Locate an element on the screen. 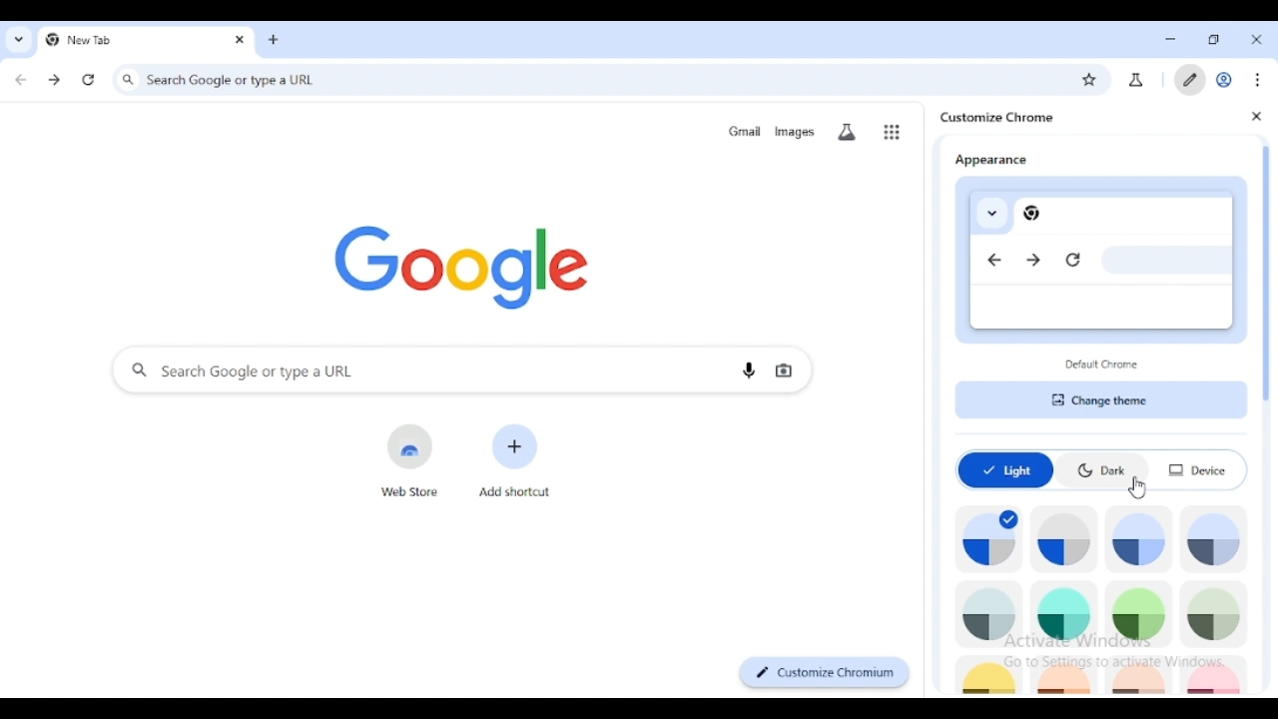 The width and height of the screenshot is (1278, 719). reload this page is located at coordinates (88, 80).